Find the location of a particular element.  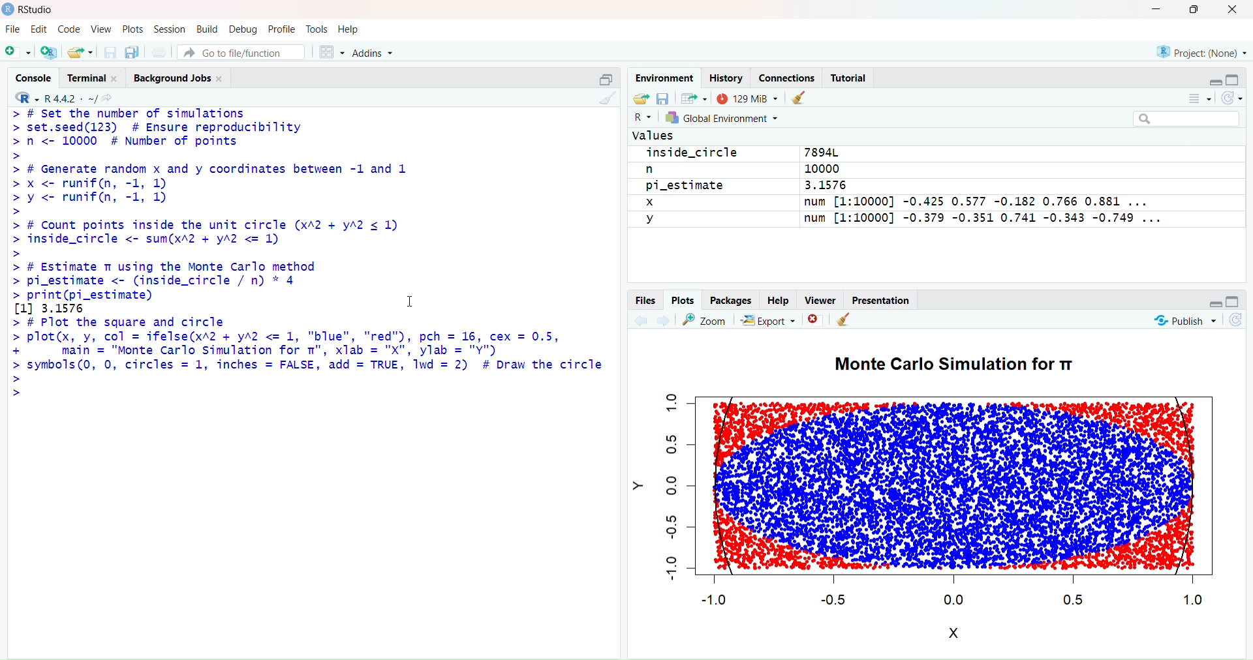

File is located at coordinates (15, 29).